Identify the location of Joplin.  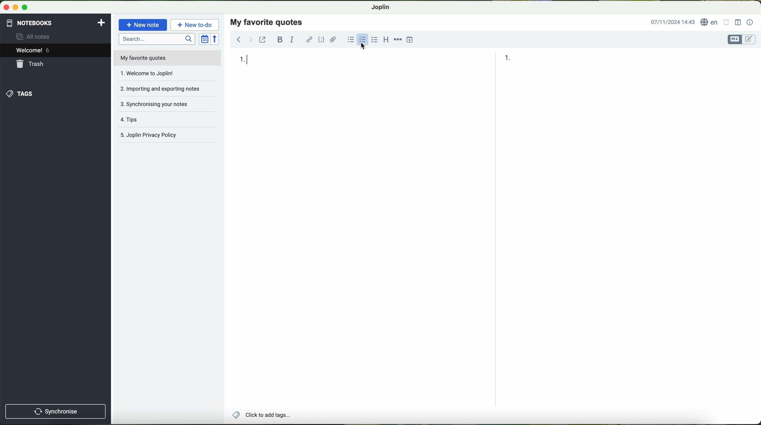
(380, 7).